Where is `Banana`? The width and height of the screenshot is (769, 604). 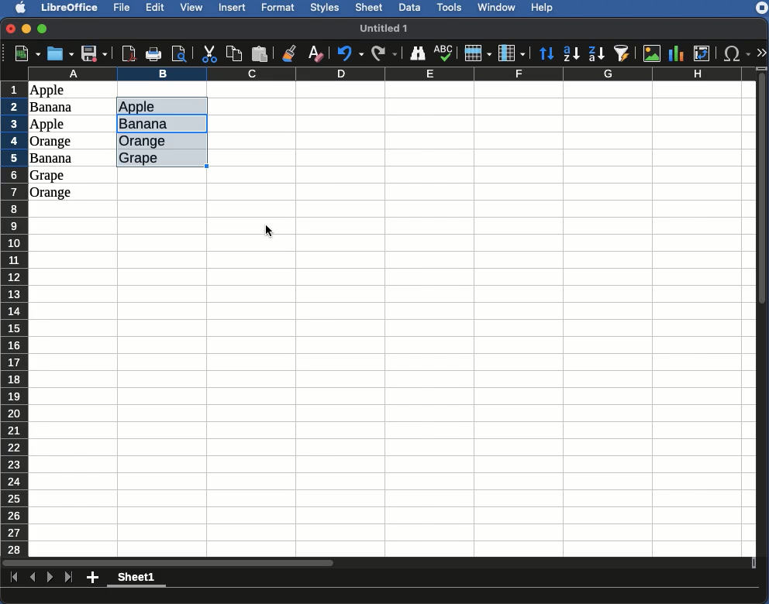
Banana is located at coordinates (55, 108).